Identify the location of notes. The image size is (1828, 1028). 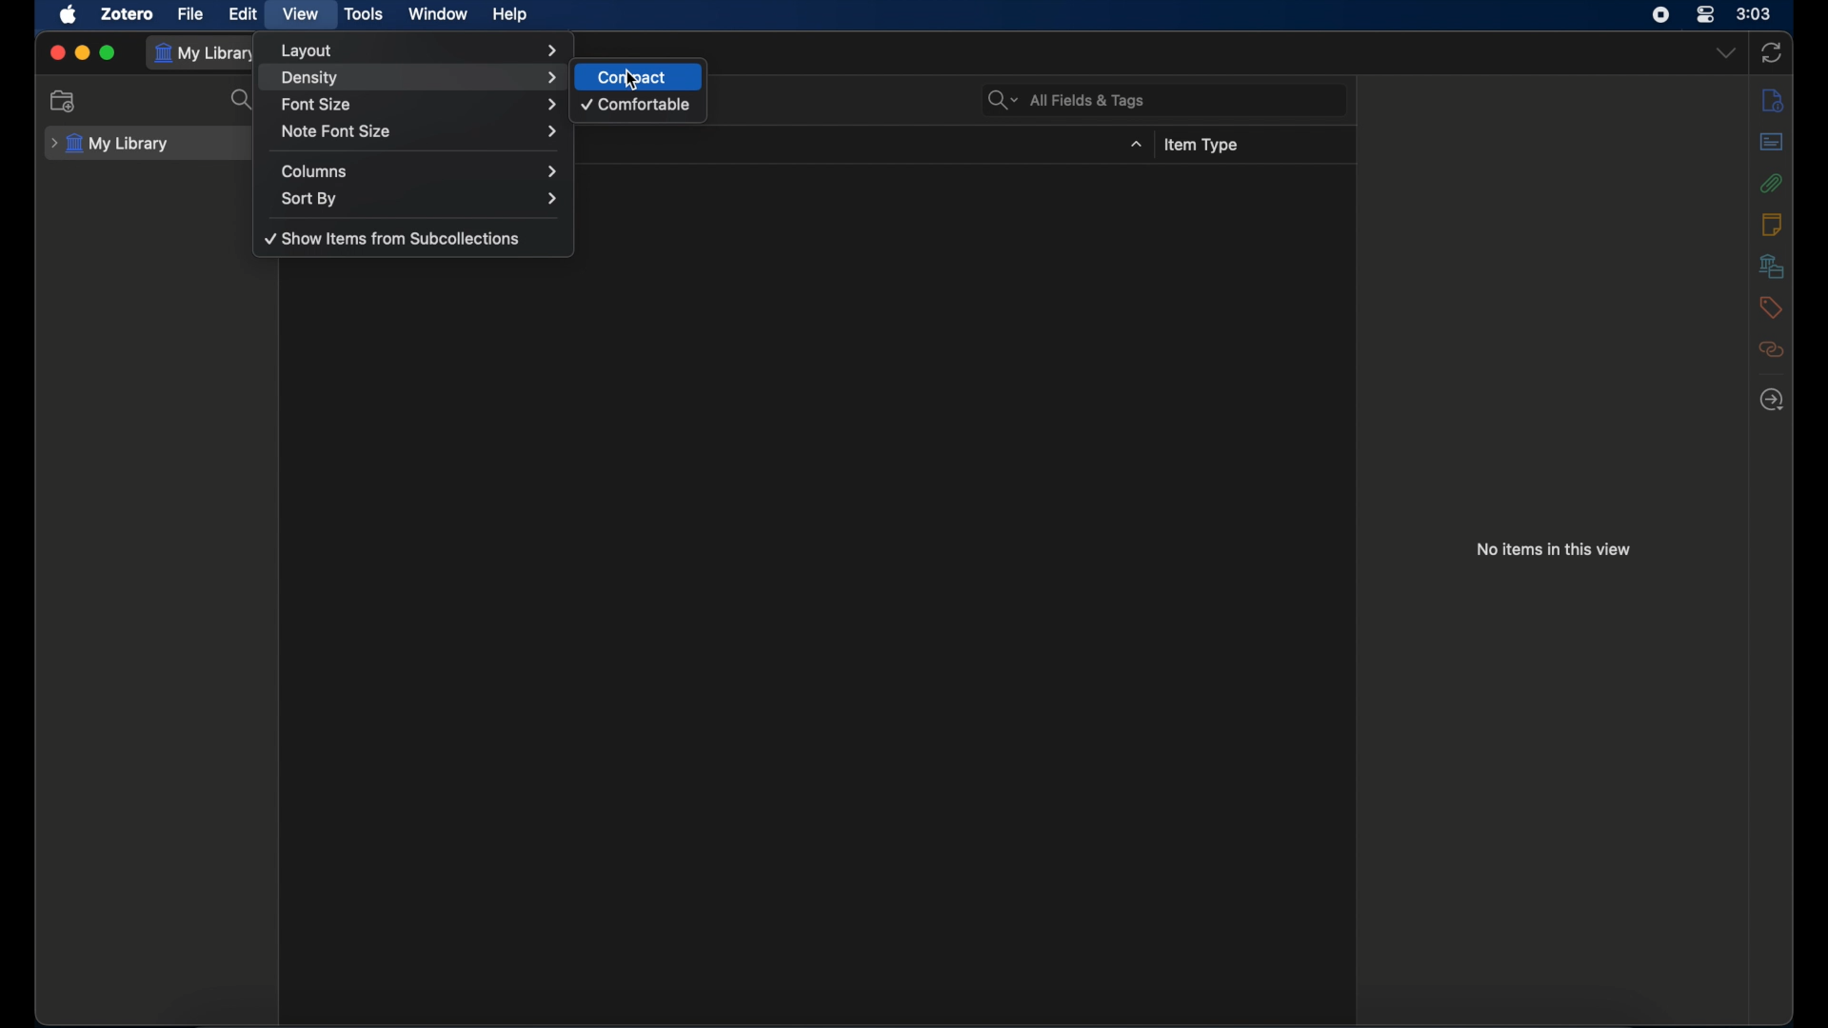
(1773, 224).